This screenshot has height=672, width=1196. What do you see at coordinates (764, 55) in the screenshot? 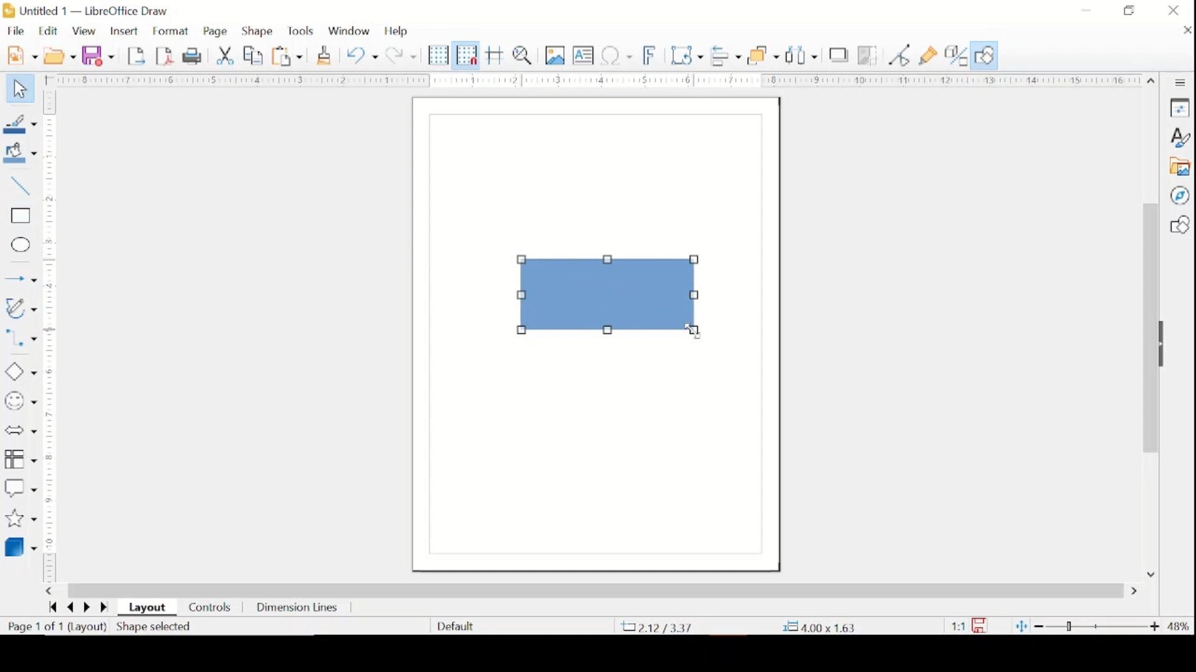
I see `arrange` at bounding box center [764, 55].